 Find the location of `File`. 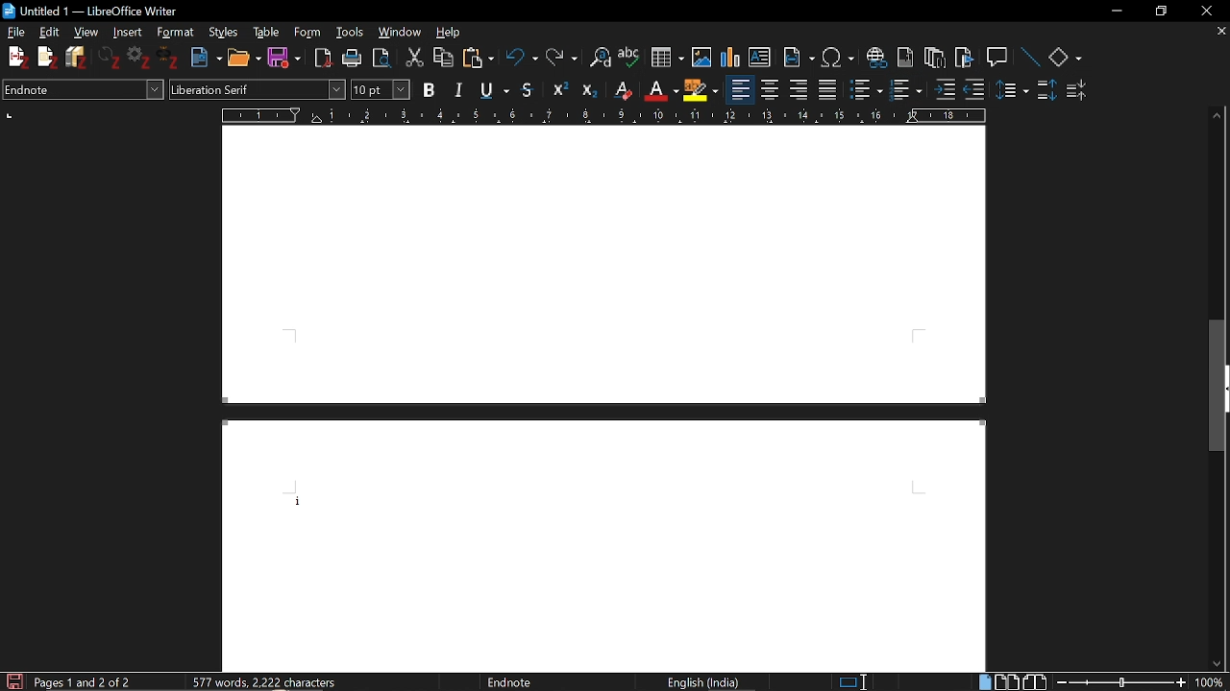

File is located at coordinates (15, 33).